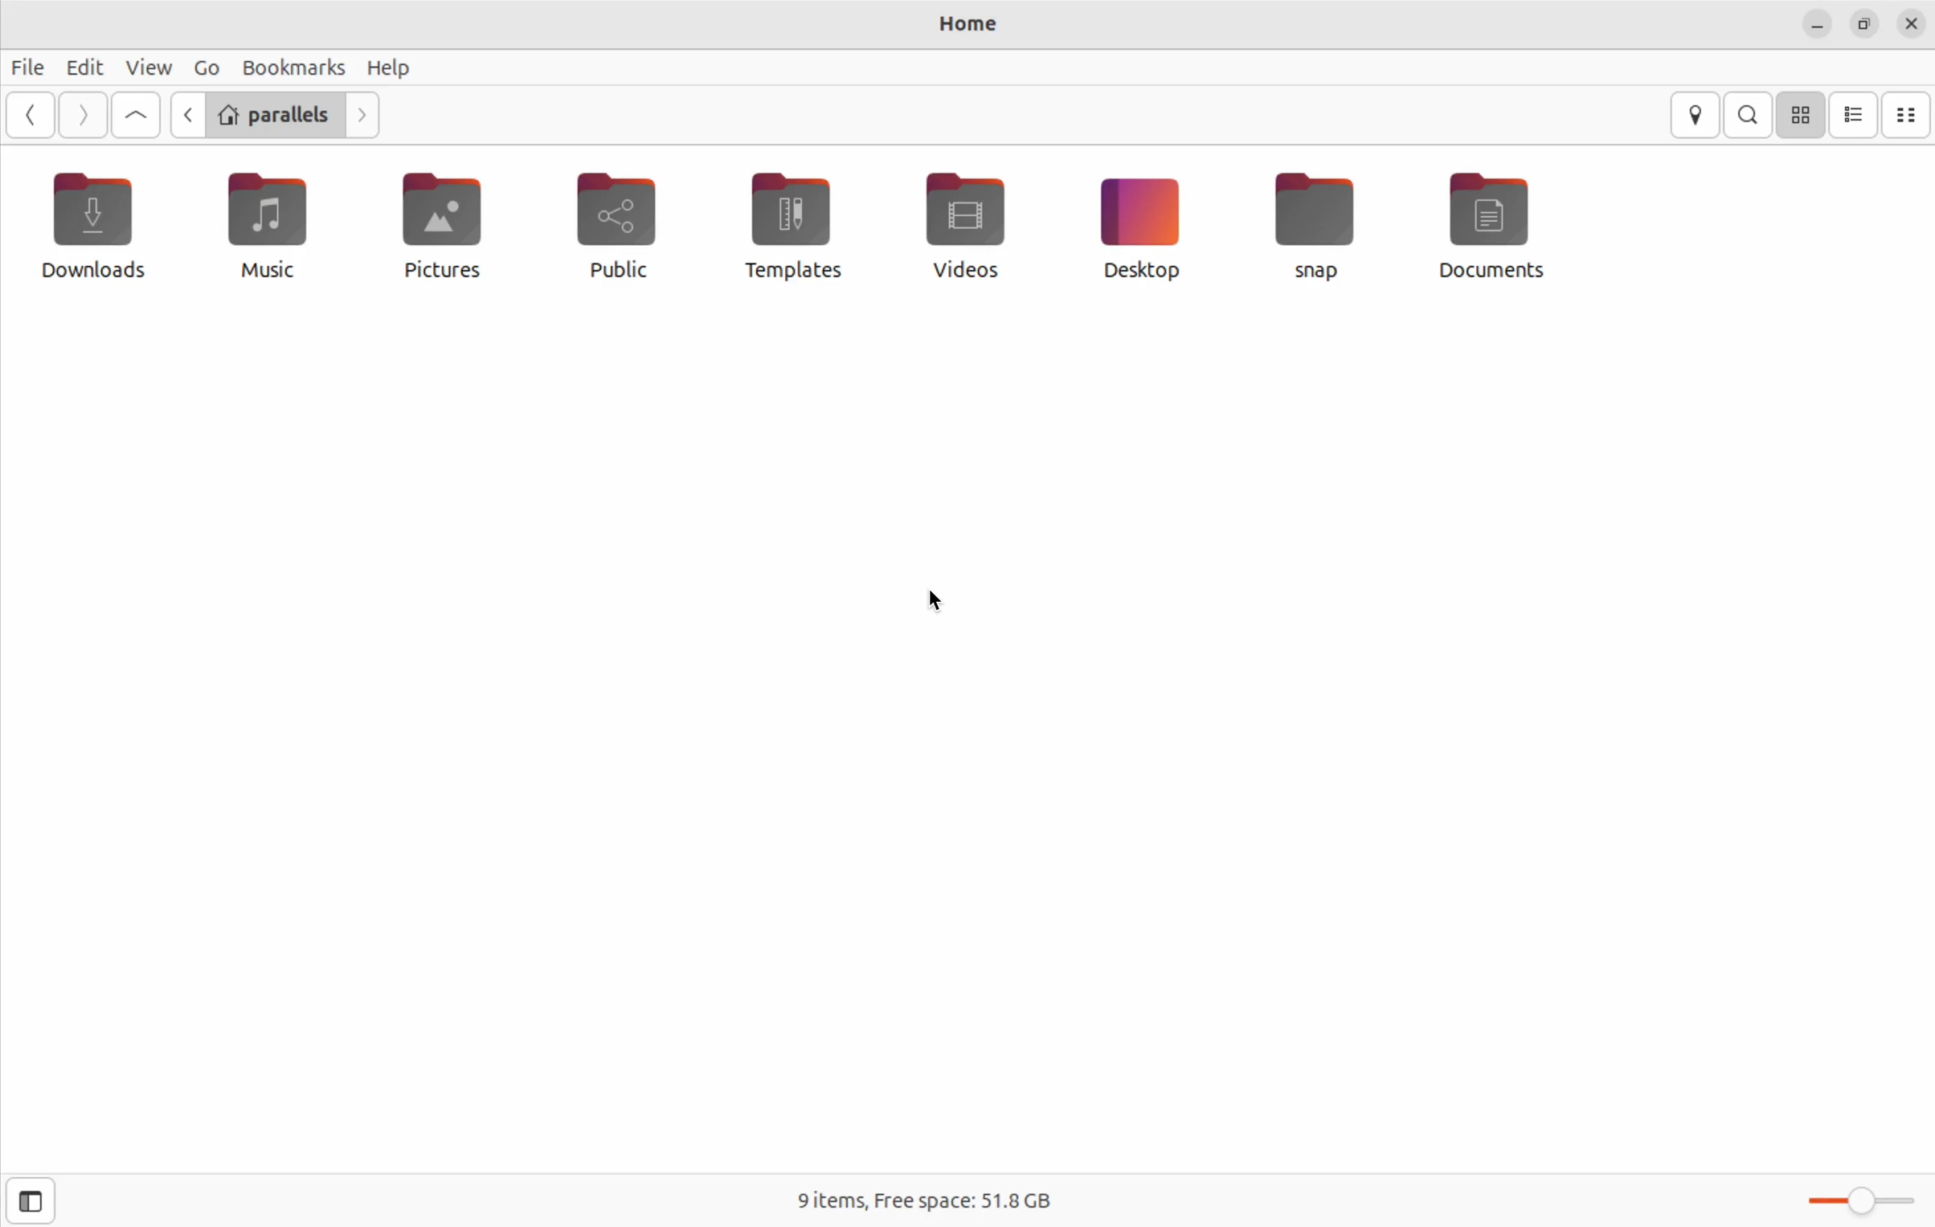 This screenshot has width=1935, height=1227. Describe the element at coordinates (1141, 227) in the screenshot. I see `desktop` at that location.